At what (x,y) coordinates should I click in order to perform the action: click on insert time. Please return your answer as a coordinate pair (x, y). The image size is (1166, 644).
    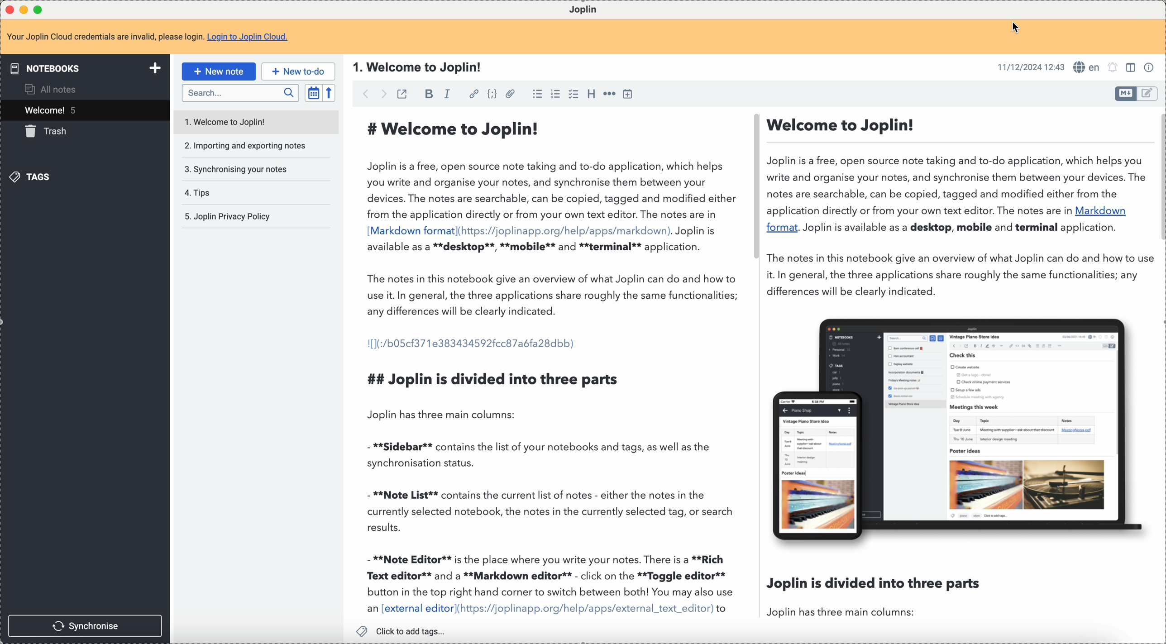
    Looking at the image, I should click on (627, 94).